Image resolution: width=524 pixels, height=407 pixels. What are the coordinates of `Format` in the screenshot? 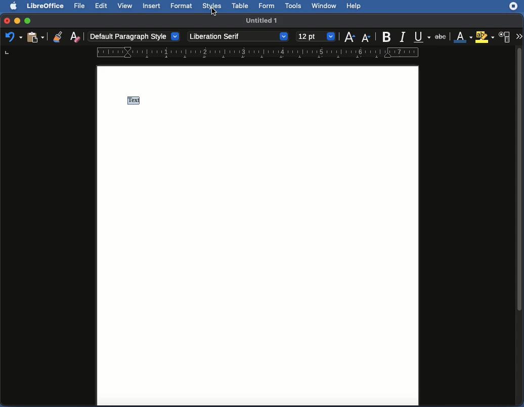 It's located at (183, 7).